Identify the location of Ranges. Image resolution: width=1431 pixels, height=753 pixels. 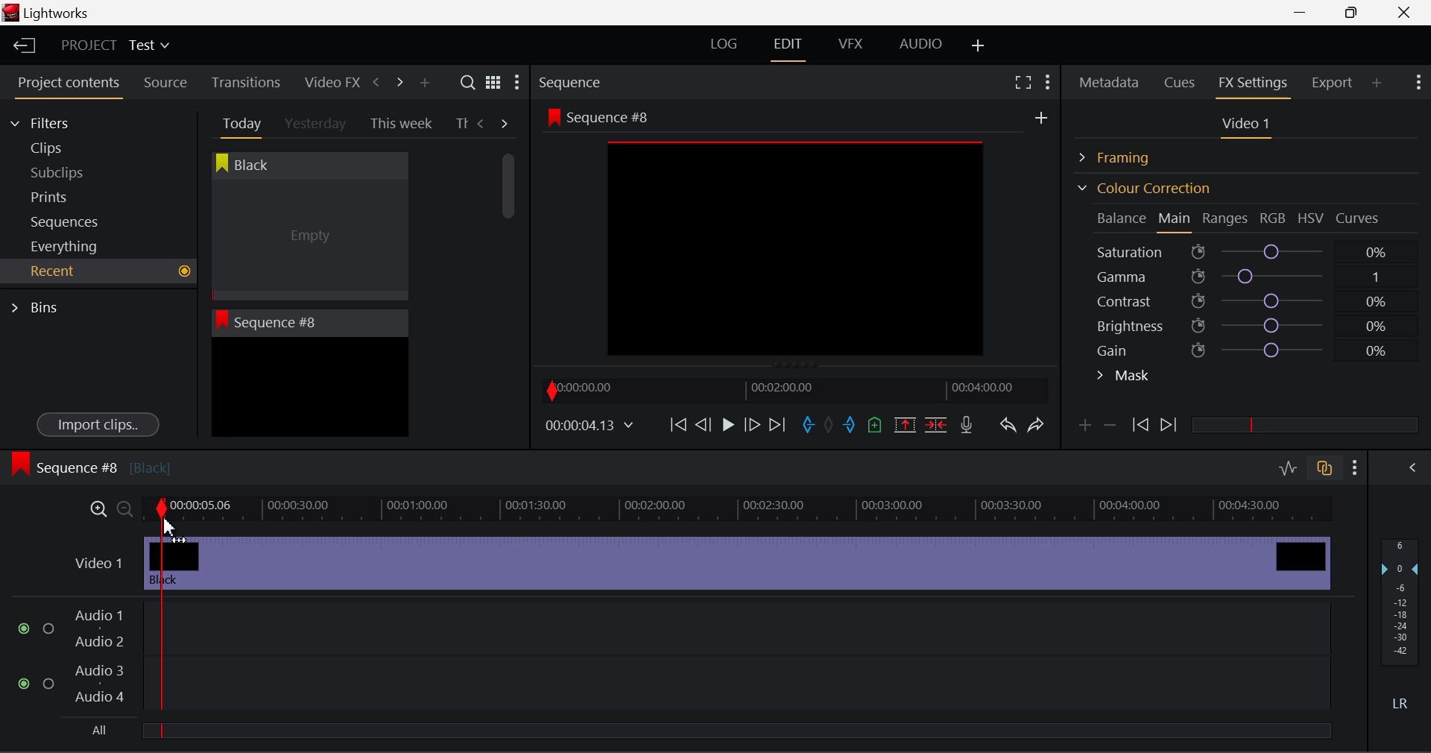
(1225, 220).